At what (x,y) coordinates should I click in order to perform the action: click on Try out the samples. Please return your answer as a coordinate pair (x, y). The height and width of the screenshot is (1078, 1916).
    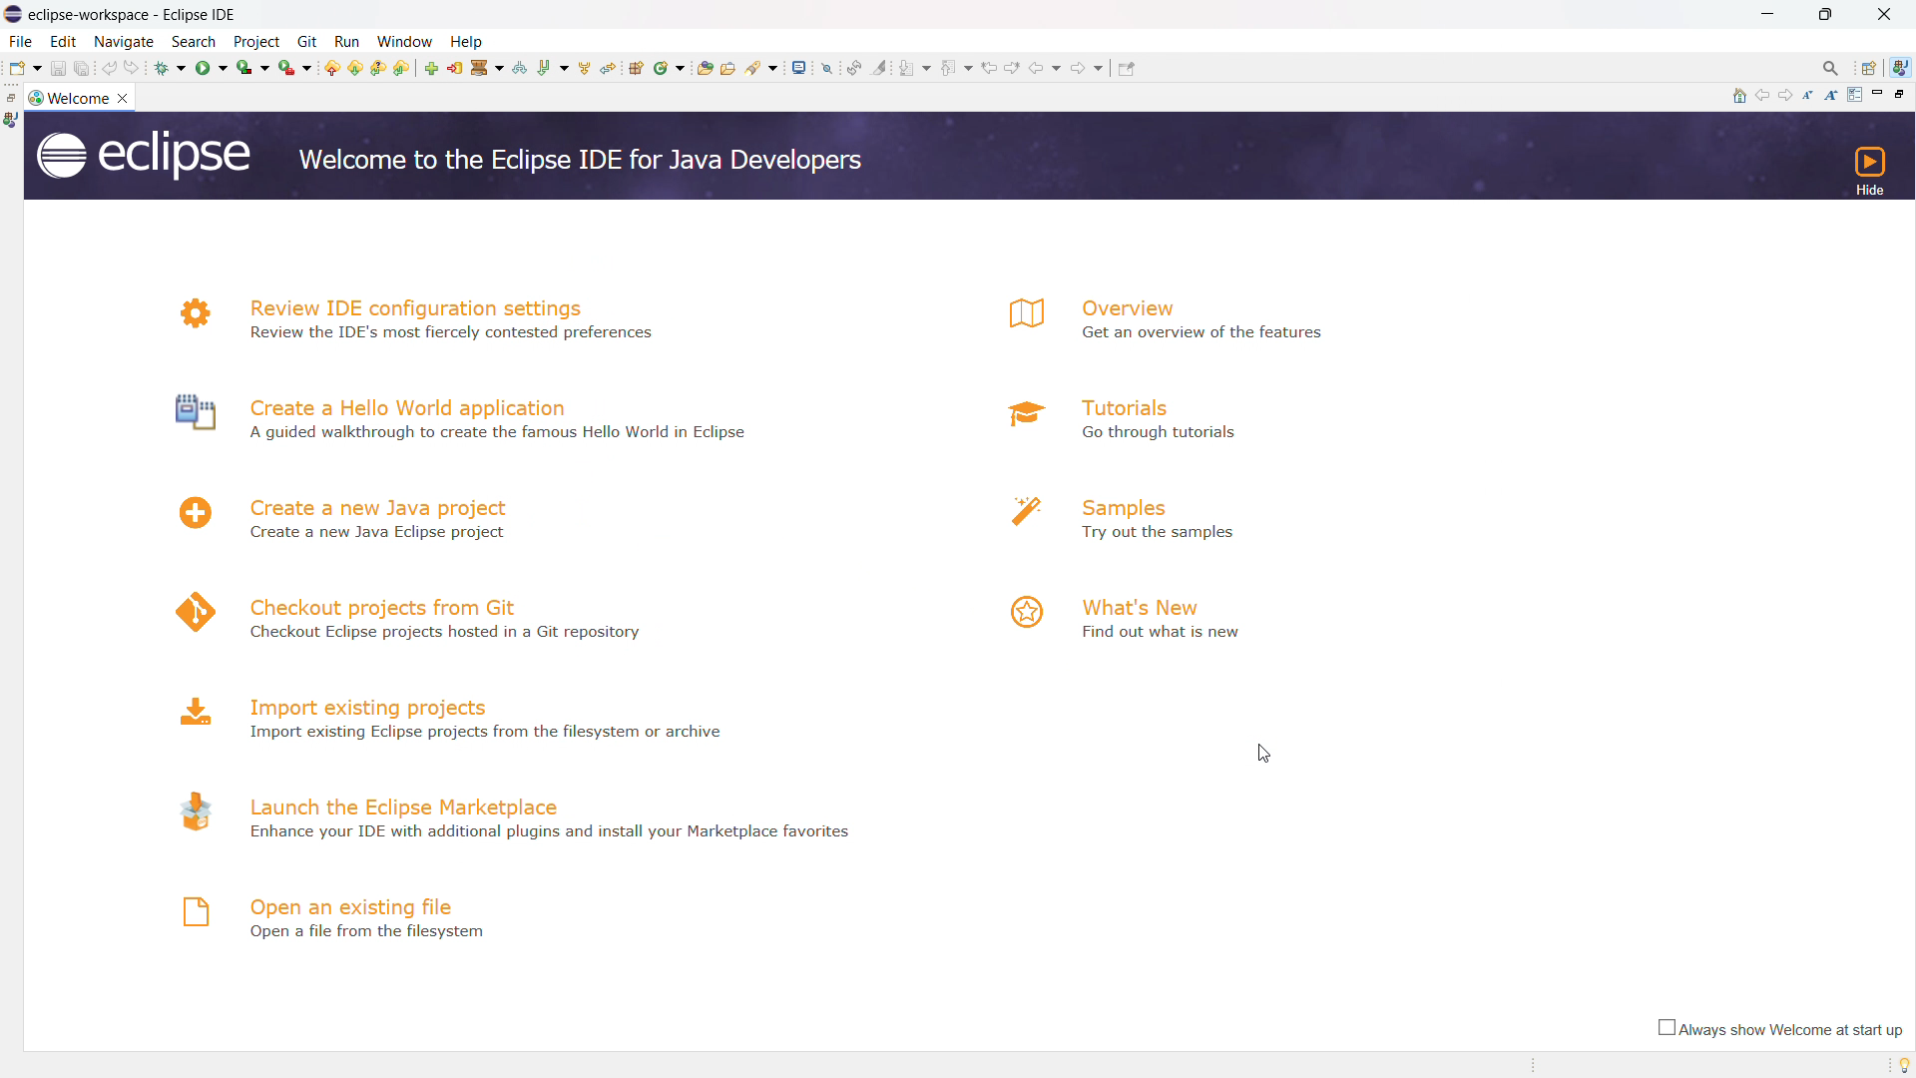
    Looking at the image, I should click on (1185, 534).